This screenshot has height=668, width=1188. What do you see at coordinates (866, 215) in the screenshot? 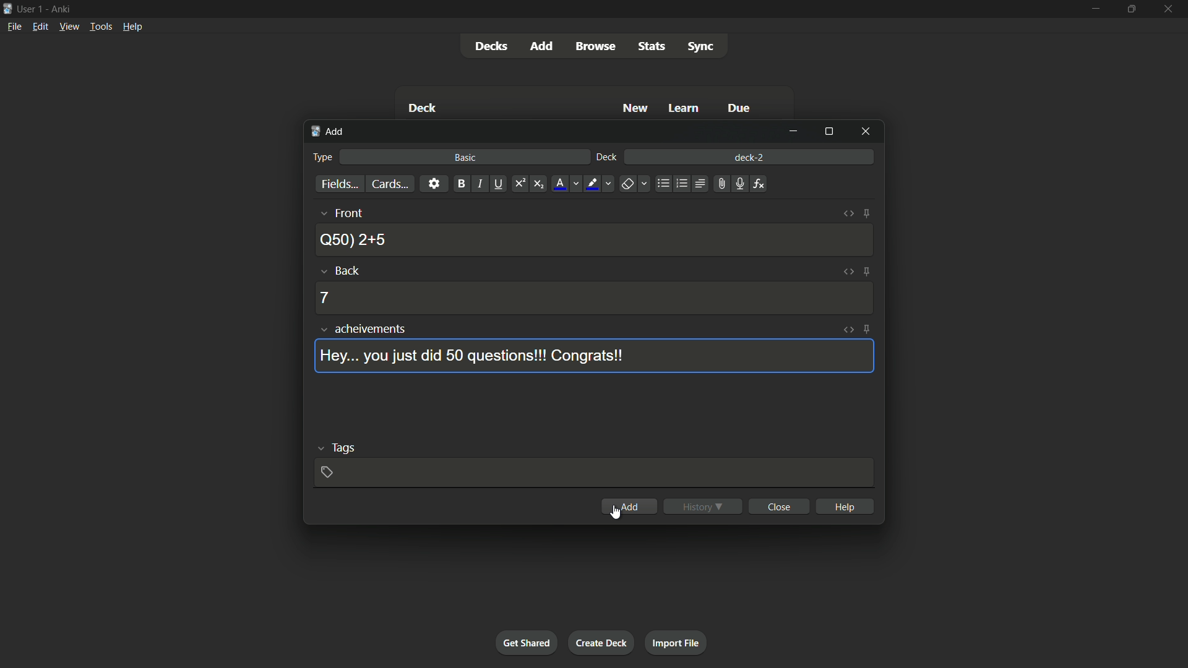
I see `toggle sticky` at bounding box center [866, 215].